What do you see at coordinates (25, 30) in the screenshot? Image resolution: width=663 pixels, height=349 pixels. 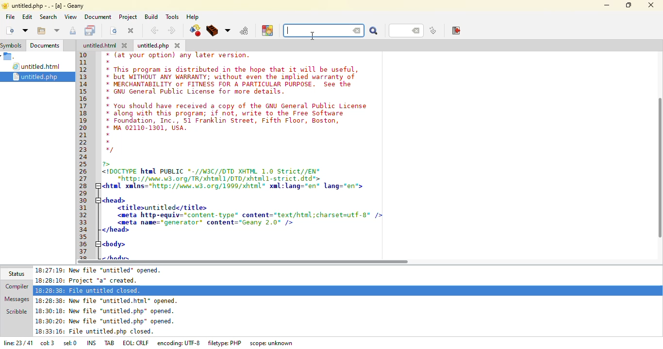 I see `open from templates` at bounding box center [25, 30].